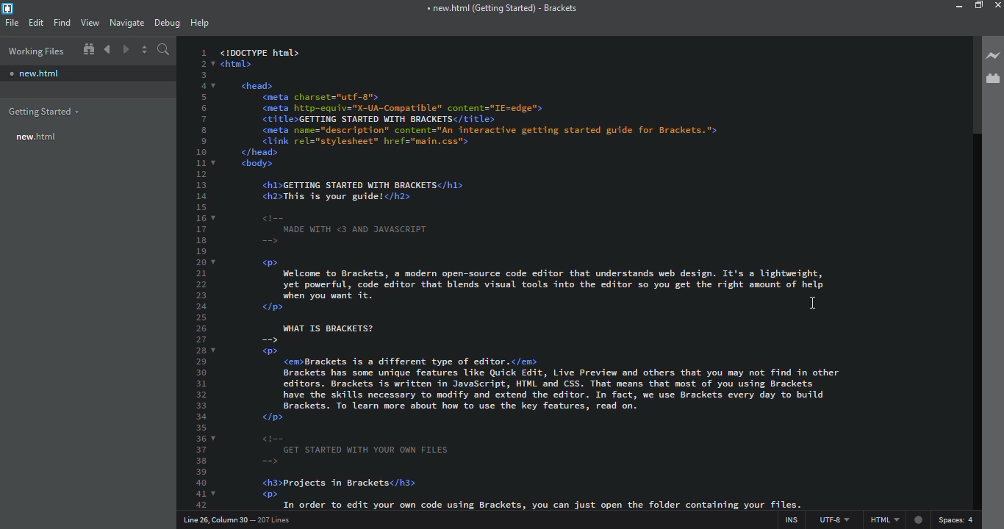 The height and width of the screenshot is (529, 1004). What do you see at coordinates (811, 303) in the screenshot?
I see `cursor` at bounding box center [811, 303].